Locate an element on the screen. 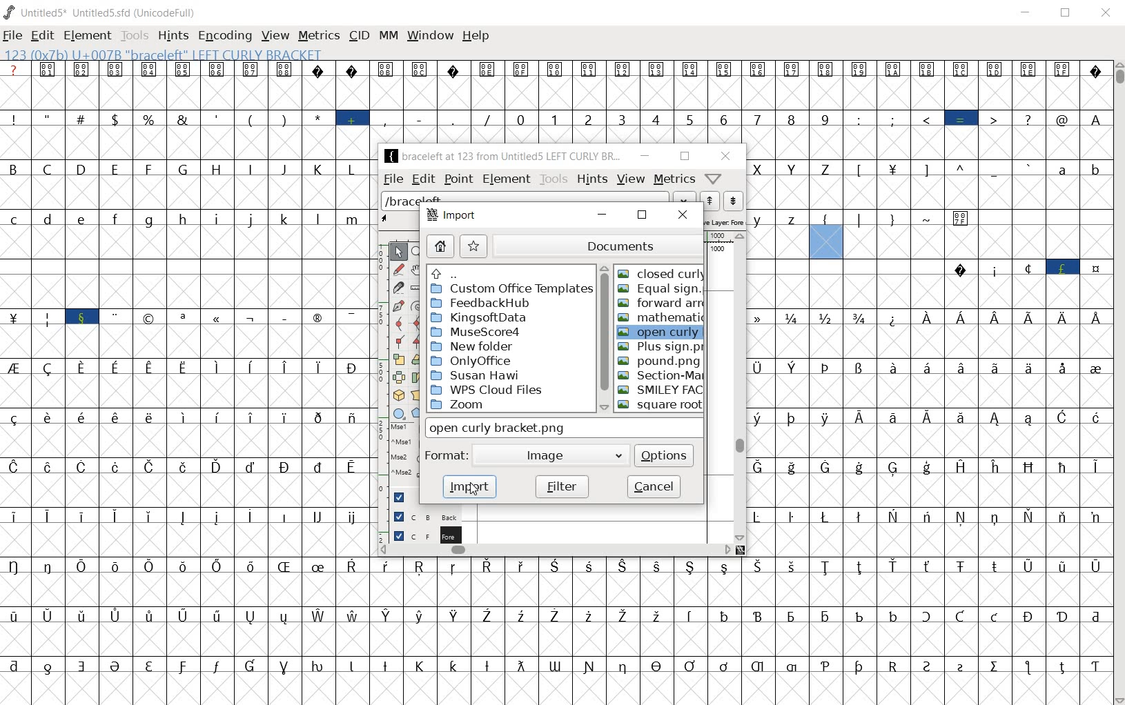 This screenshot has width=1125, height=705. view is located at coordinates (630, 180).